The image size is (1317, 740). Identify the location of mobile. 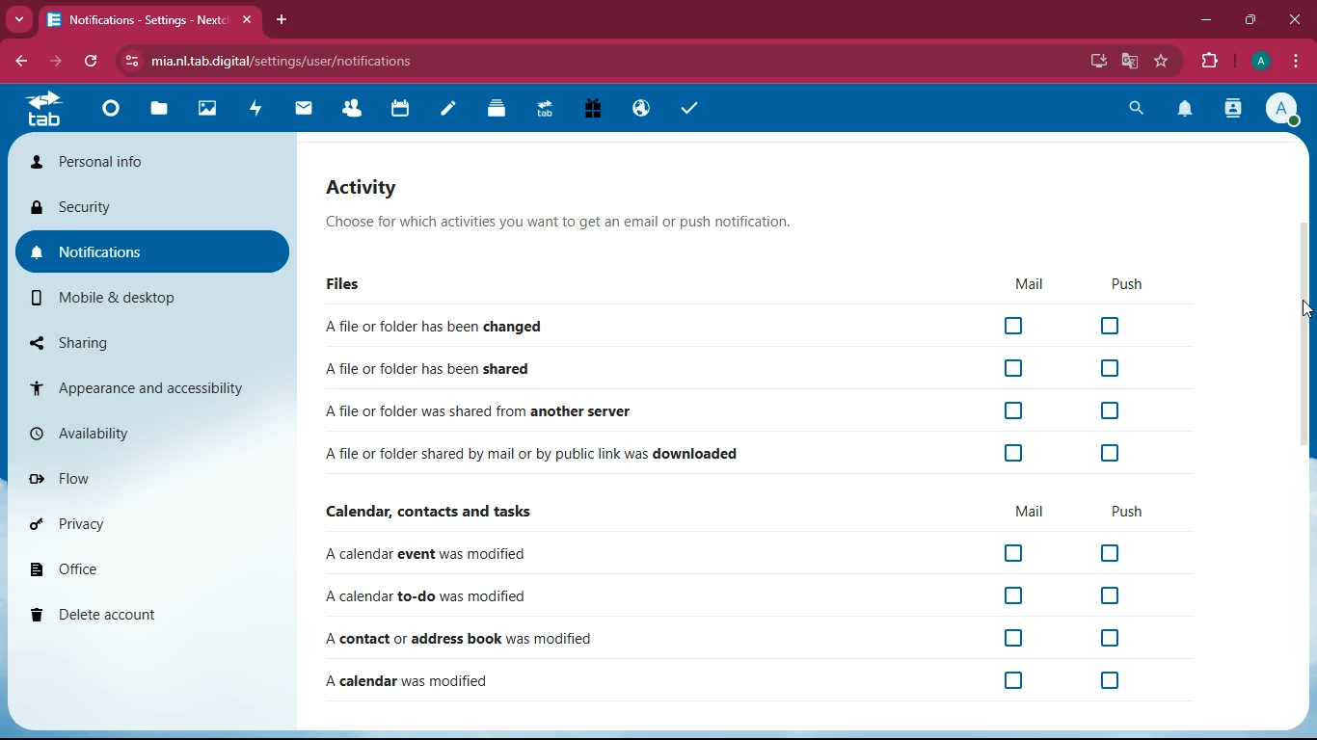
(151, 301).